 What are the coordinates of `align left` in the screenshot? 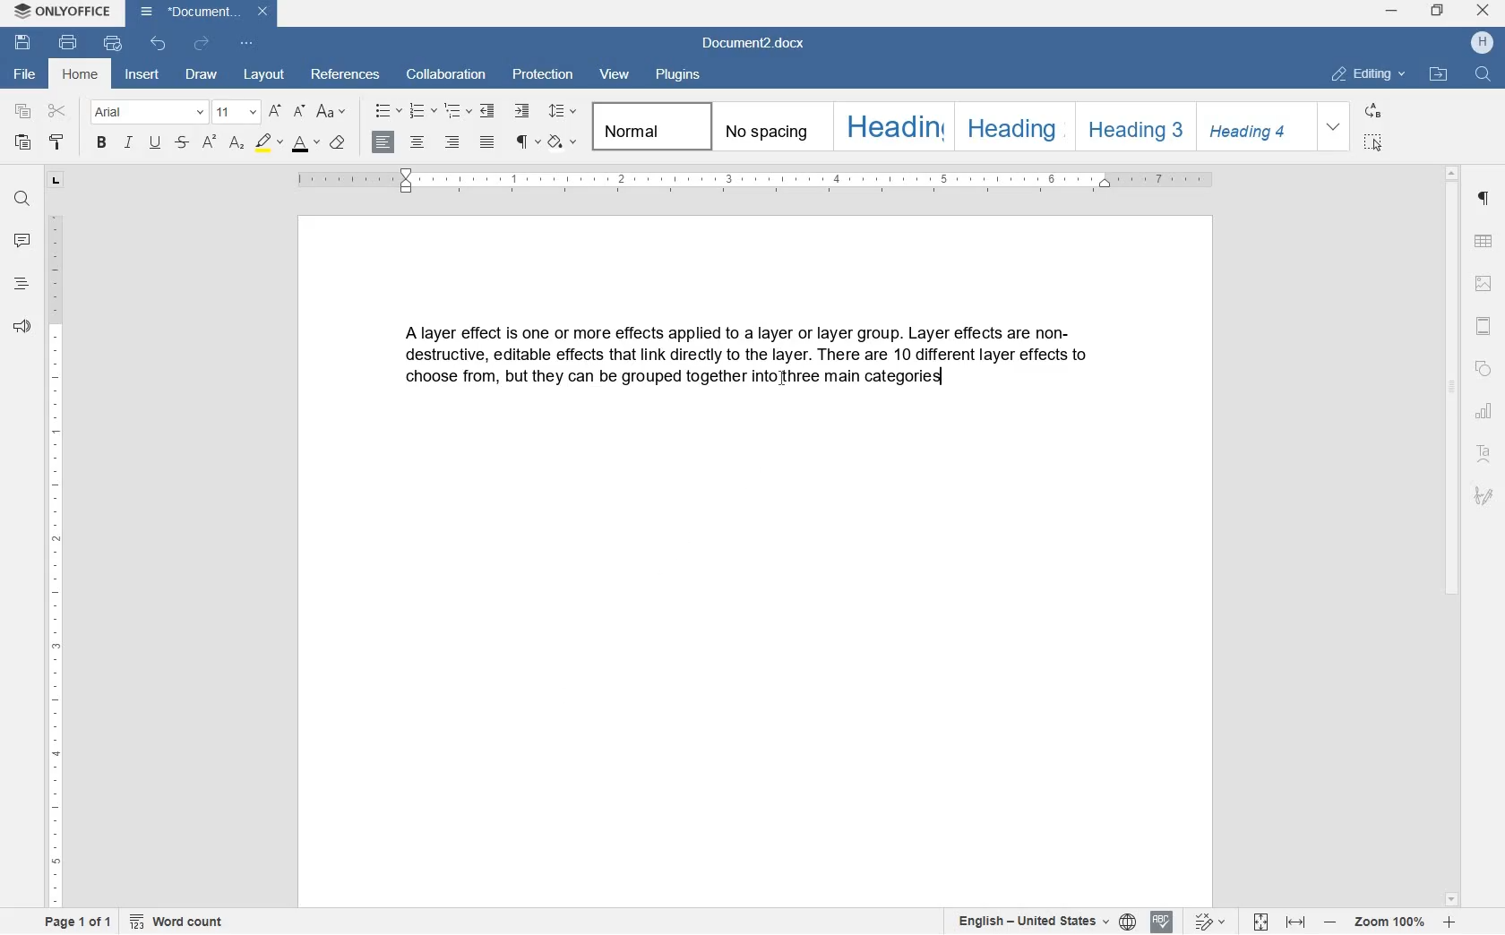 It's located at (384, 143).